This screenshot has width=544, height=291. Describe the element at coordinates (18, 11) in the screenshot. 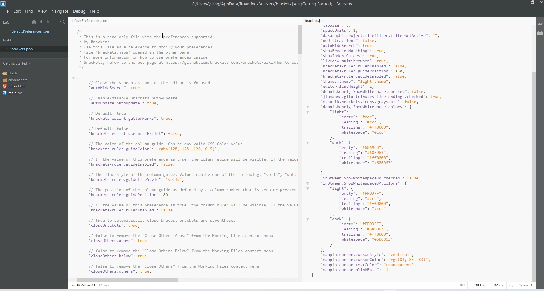

I see `Edit` at that location.